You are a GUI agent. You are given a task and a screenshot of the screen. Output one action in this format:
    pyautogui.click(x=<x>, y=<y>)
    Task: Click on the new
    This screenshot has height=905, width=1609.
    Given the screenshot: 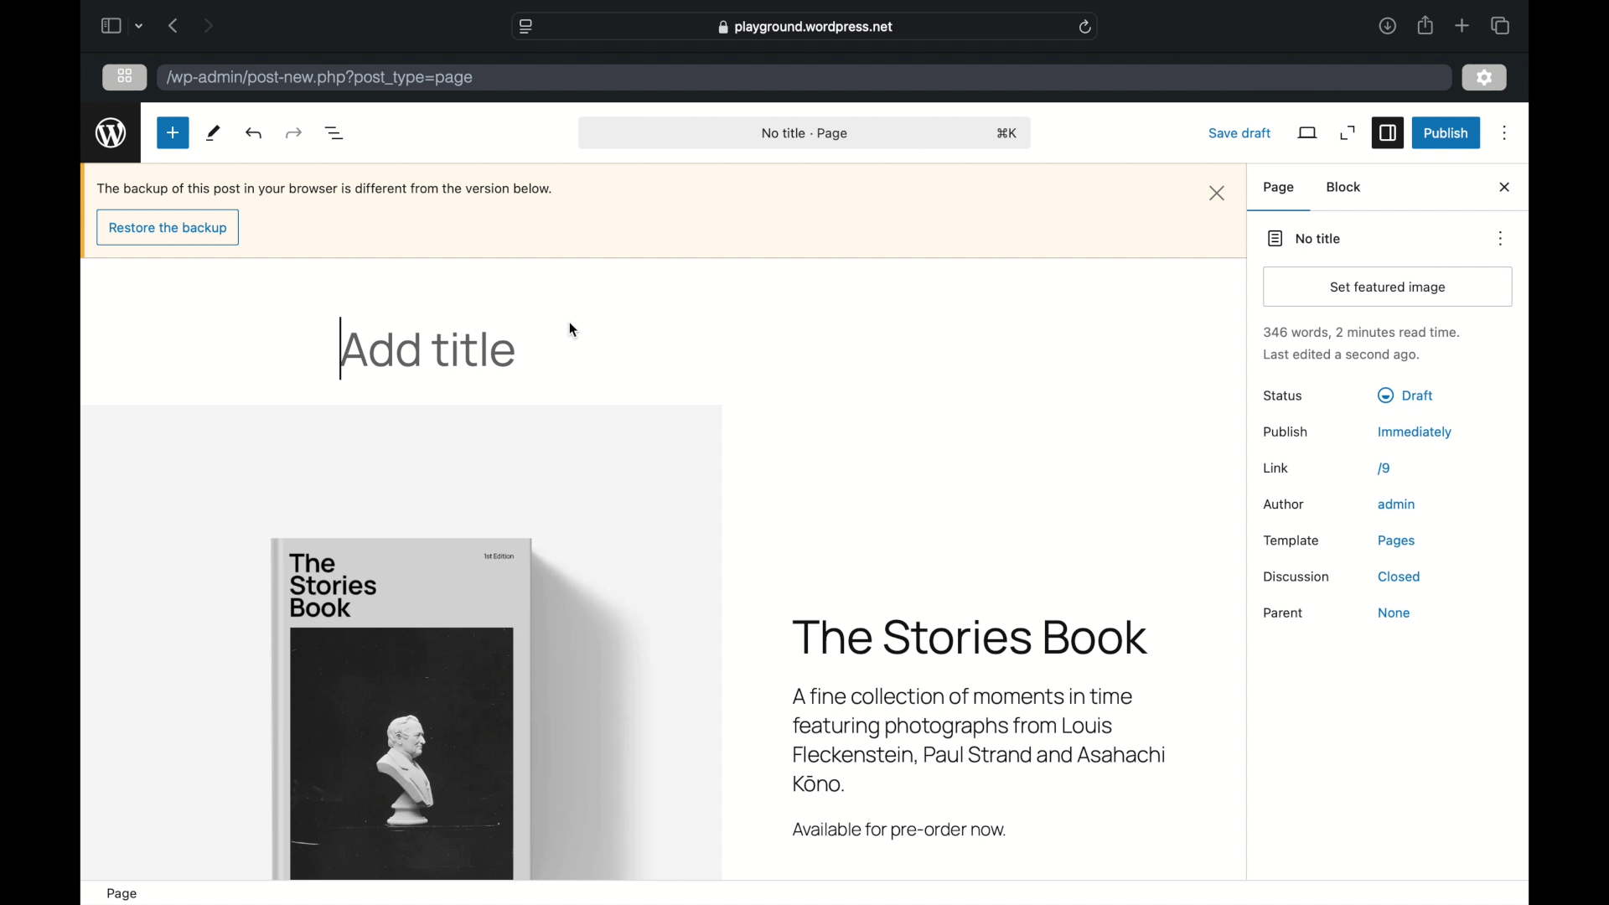 What is the action you would take?
    pyautogui.click(x=173, y=133)
    